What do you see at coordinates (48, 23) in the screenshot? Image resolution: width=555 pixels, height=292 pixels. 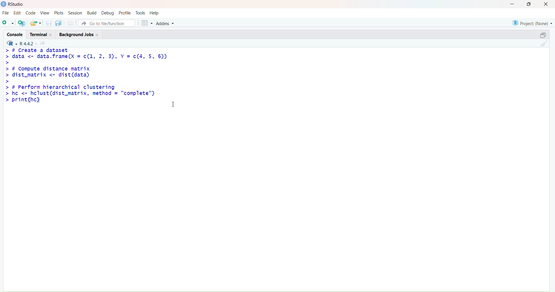 I see `Save current document (Ctrl + S)` at bounding box center [48, 23].